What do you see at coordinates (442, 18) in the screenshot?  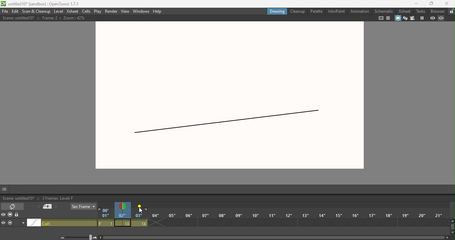 I see `sub-camera preview` at bounding box center [442, 18].